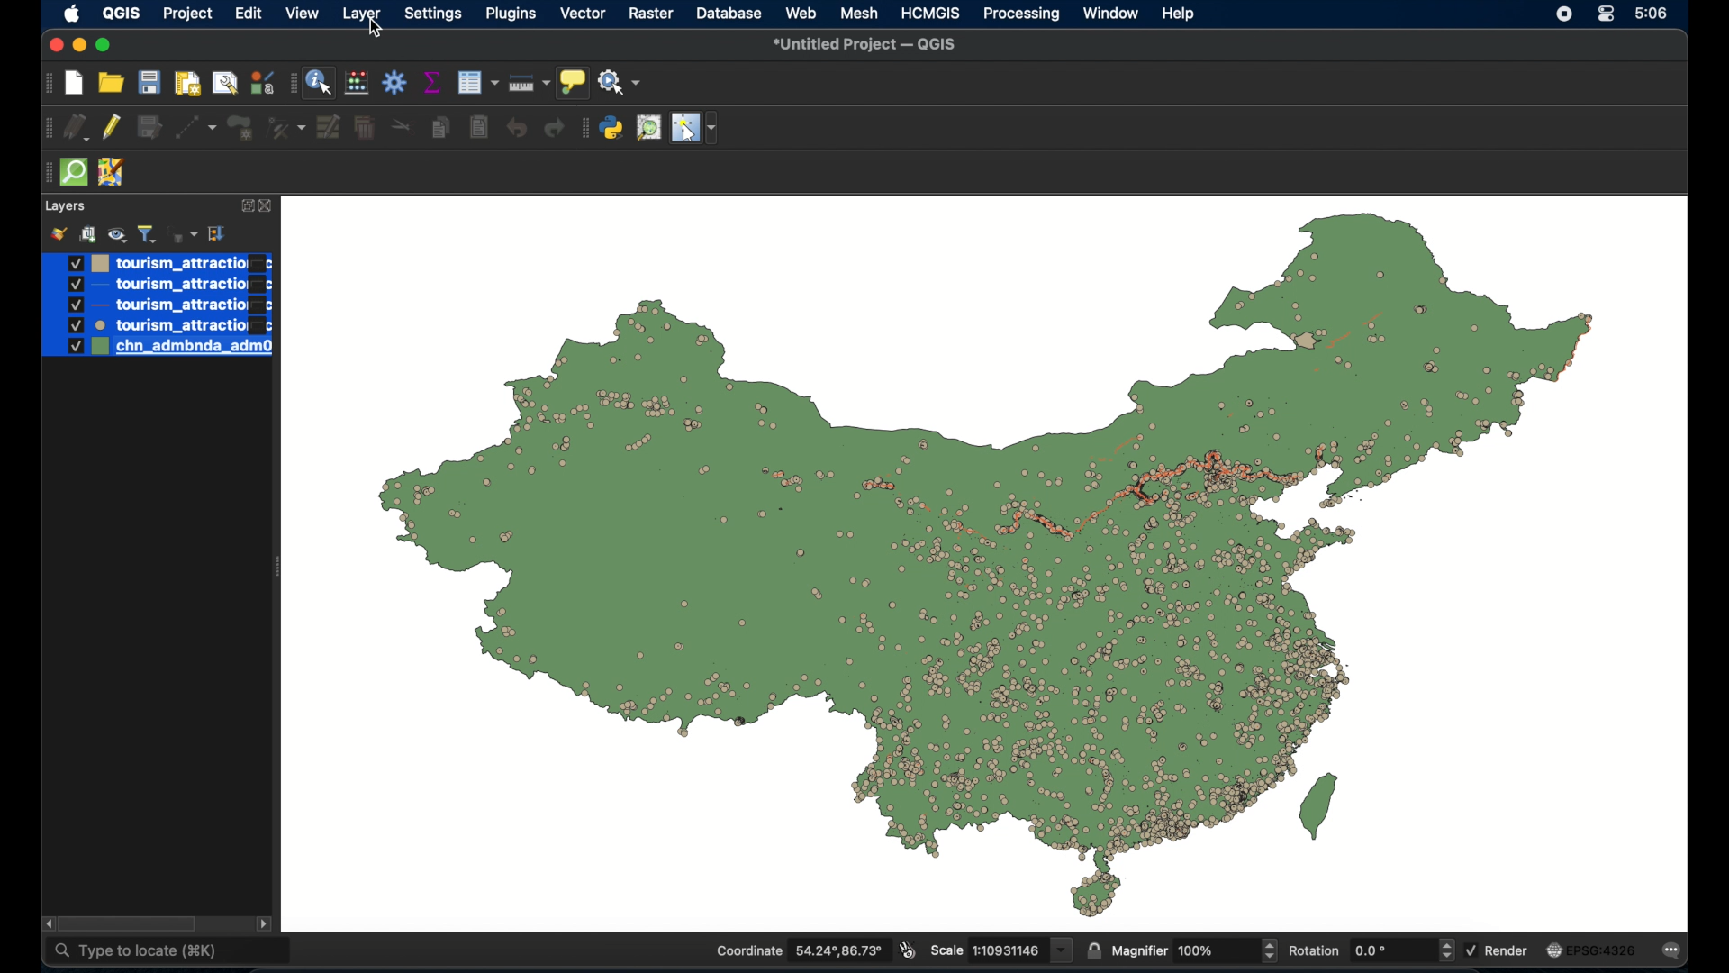 The image size is (1729, 973). I want to click on settings, so click(432, 15).